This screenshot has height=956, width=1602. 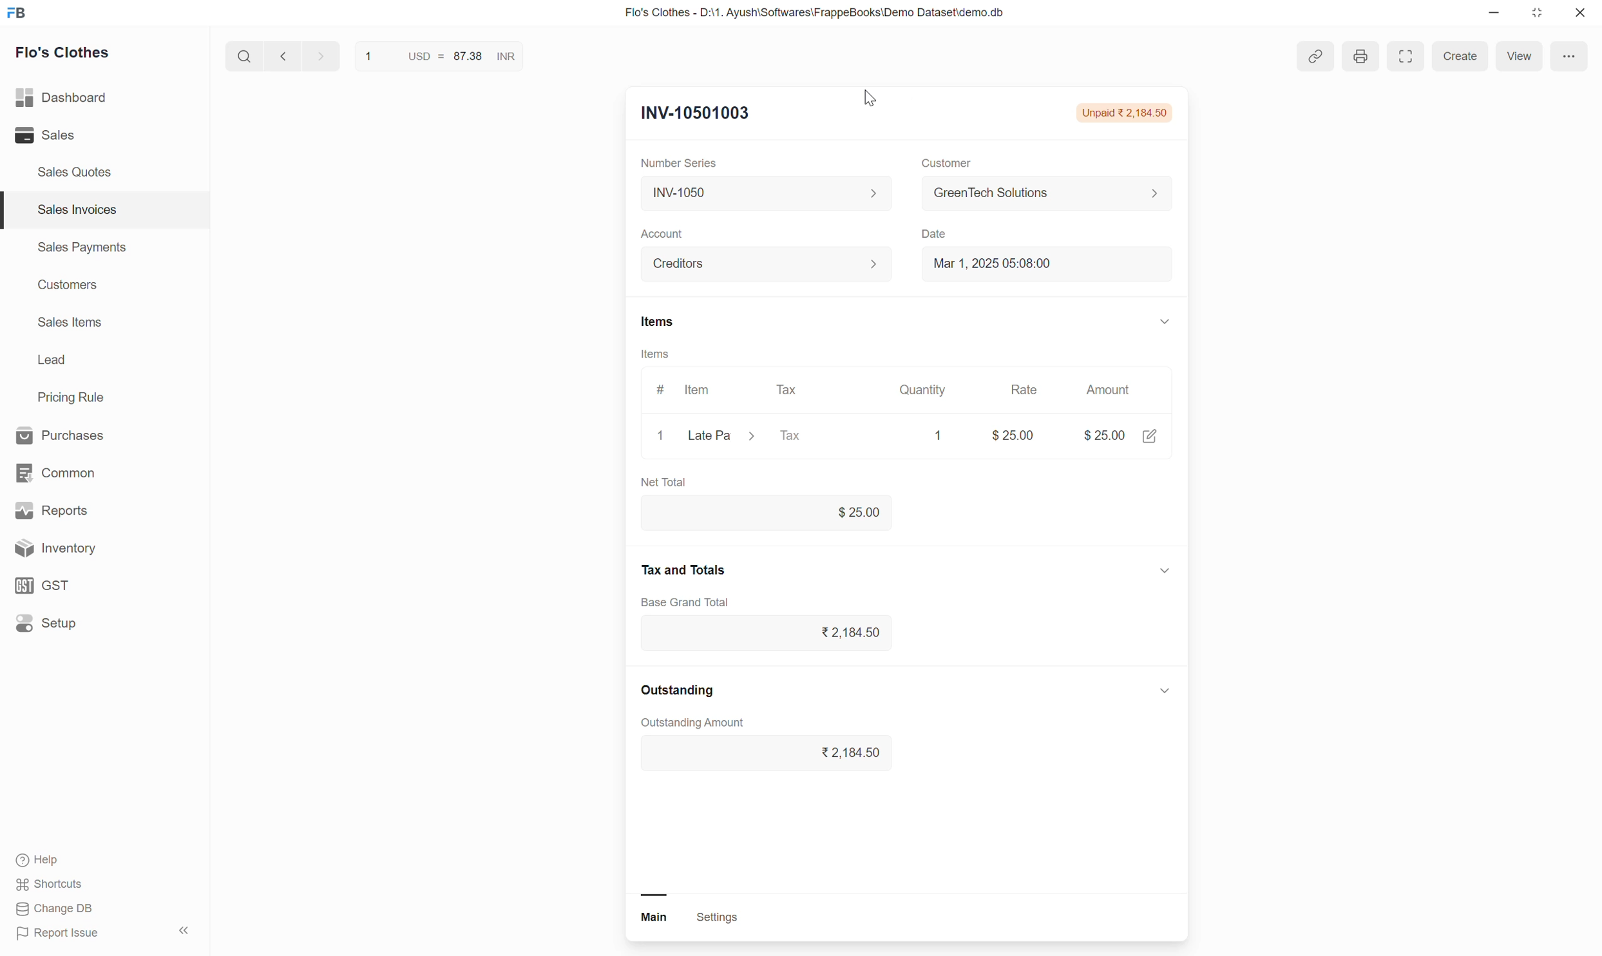 What do you see at coordinates (66, 287) in the screenshot?
I see `Customers` at bounding box center [66, 287].